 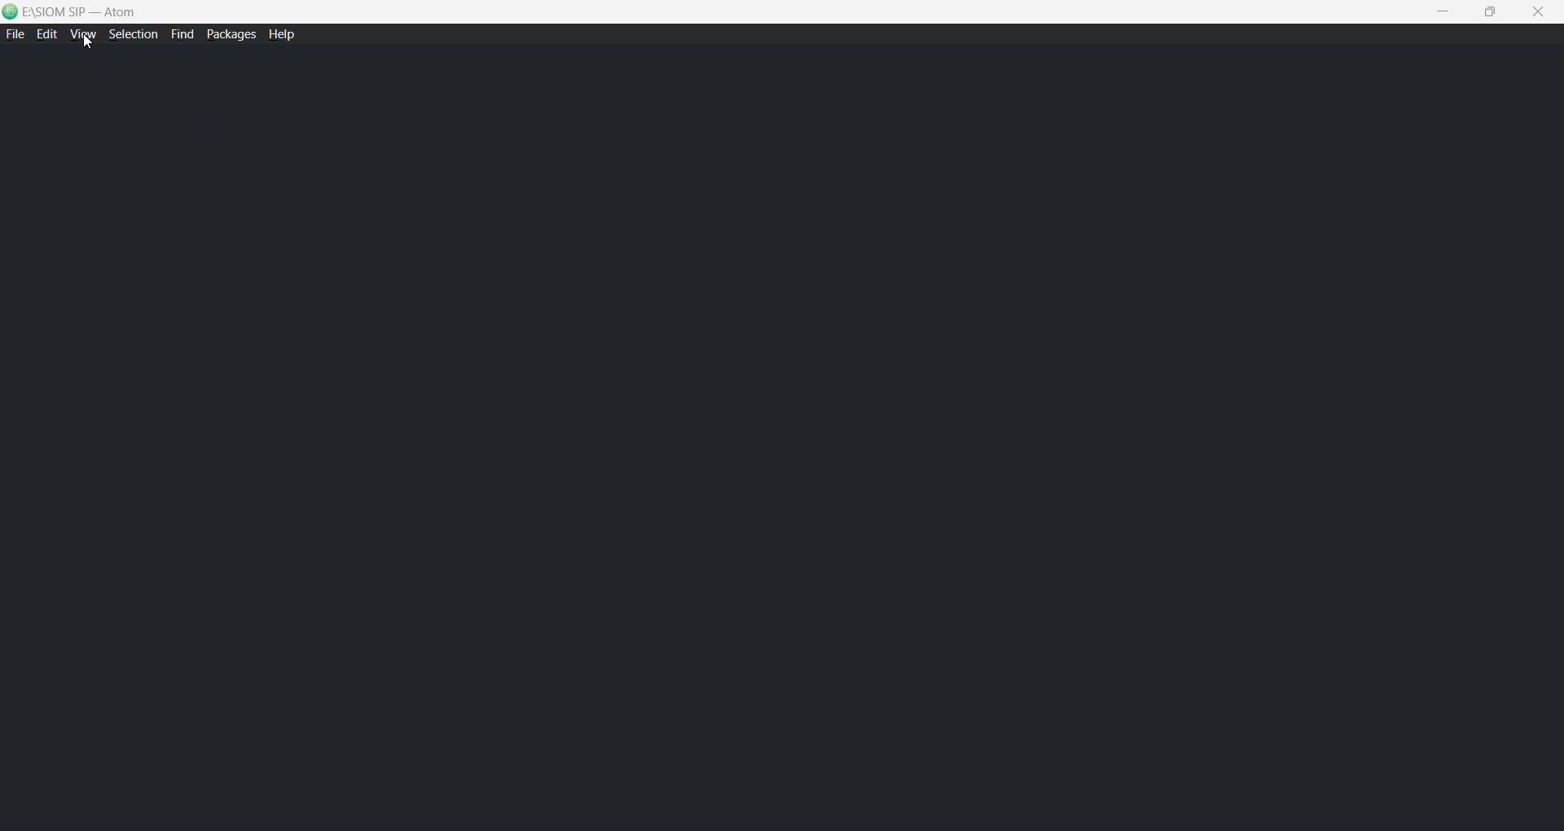 What do you see at coordinates (47, 36) in the screenshot?
I see `edit` at bounding box center [47, 36].